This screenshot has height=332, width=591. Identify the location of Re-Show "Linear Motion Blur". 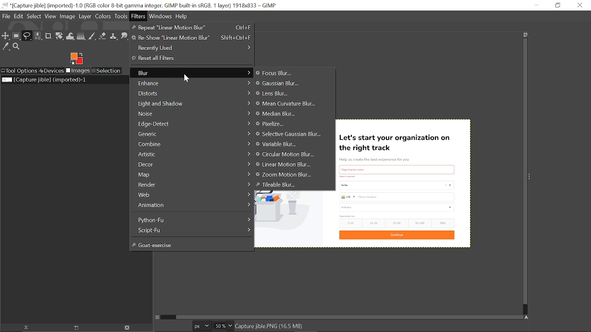
(191, 37).